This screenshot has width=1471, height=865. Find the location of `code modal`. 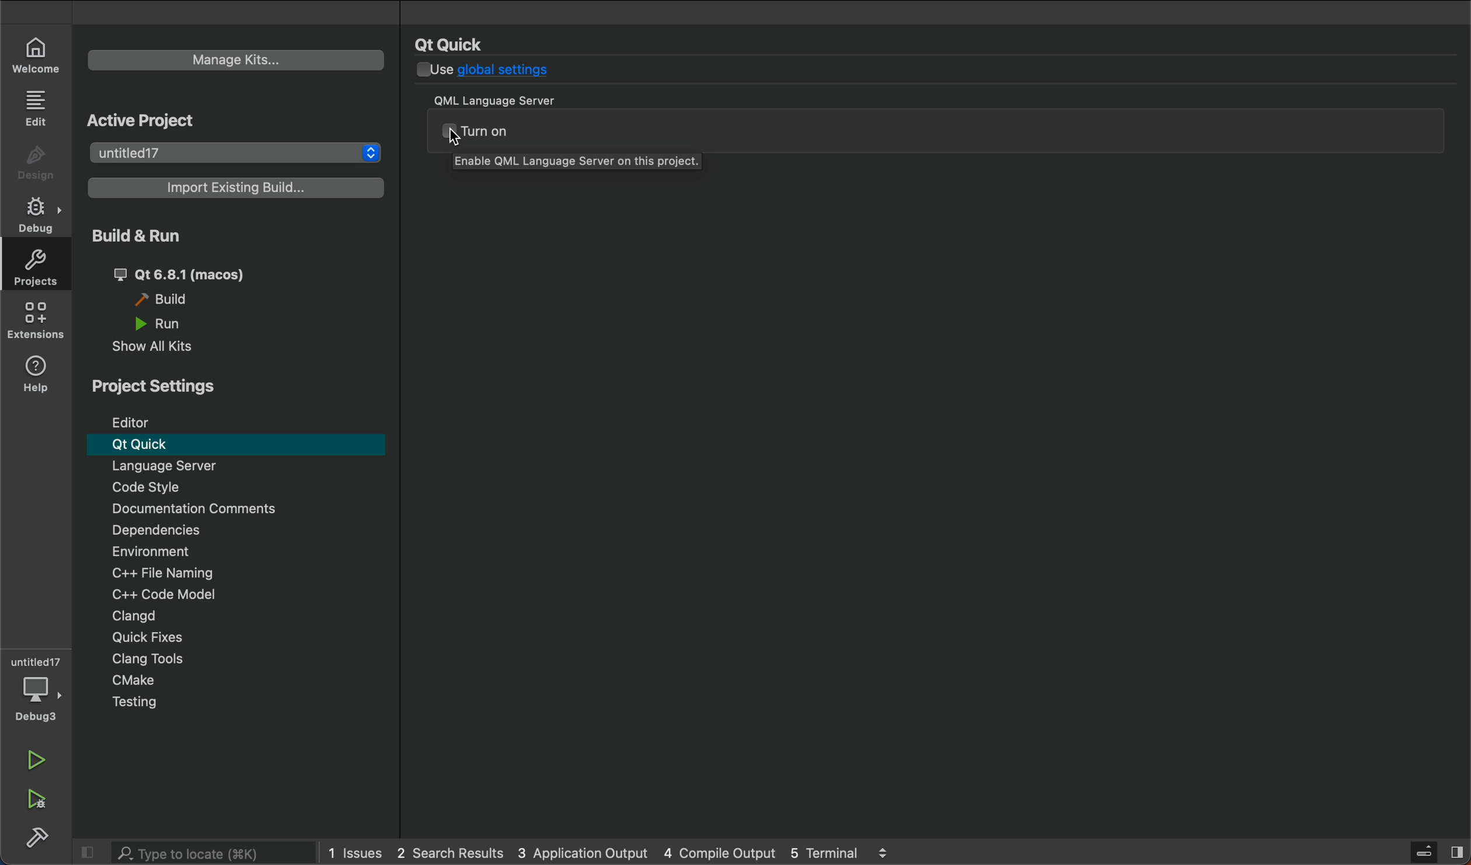

code modal is located at coordinates (243, 595).